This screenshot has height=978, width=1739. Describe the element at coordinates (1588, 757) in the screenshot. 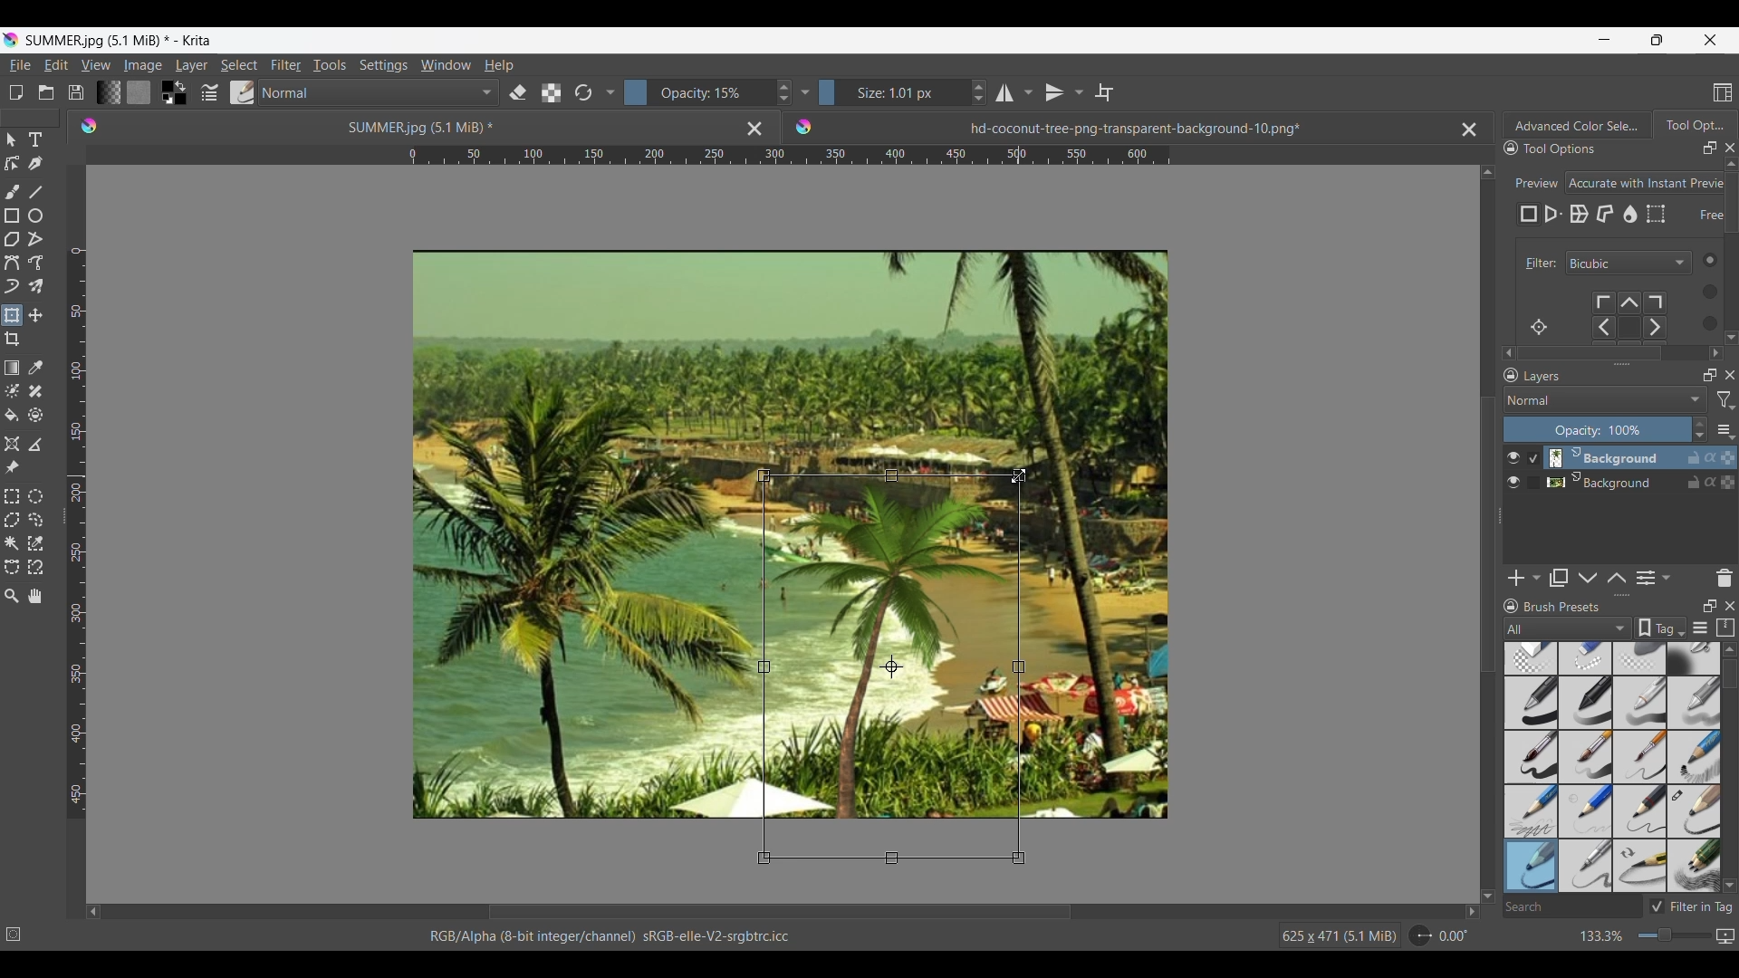

I see `basic 5 - size opacity` at that location.